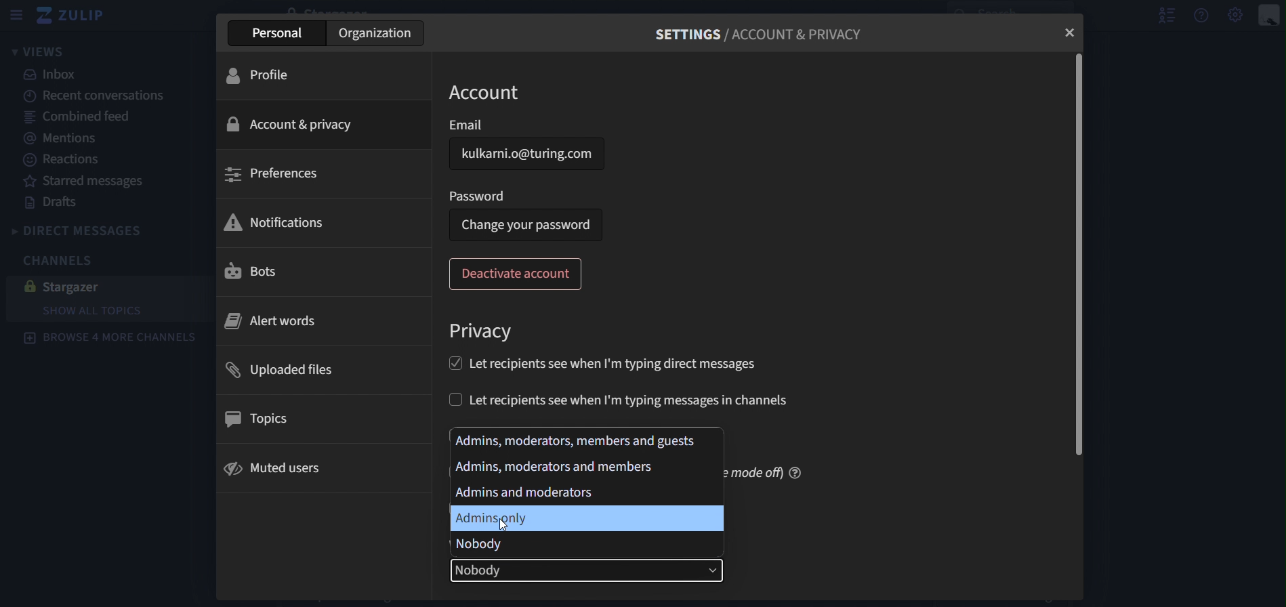 Image resolution: width=1286 pixels, height=607 pixels. I want to click on let recipients see when Im typing direct messages, so click(598, 362).